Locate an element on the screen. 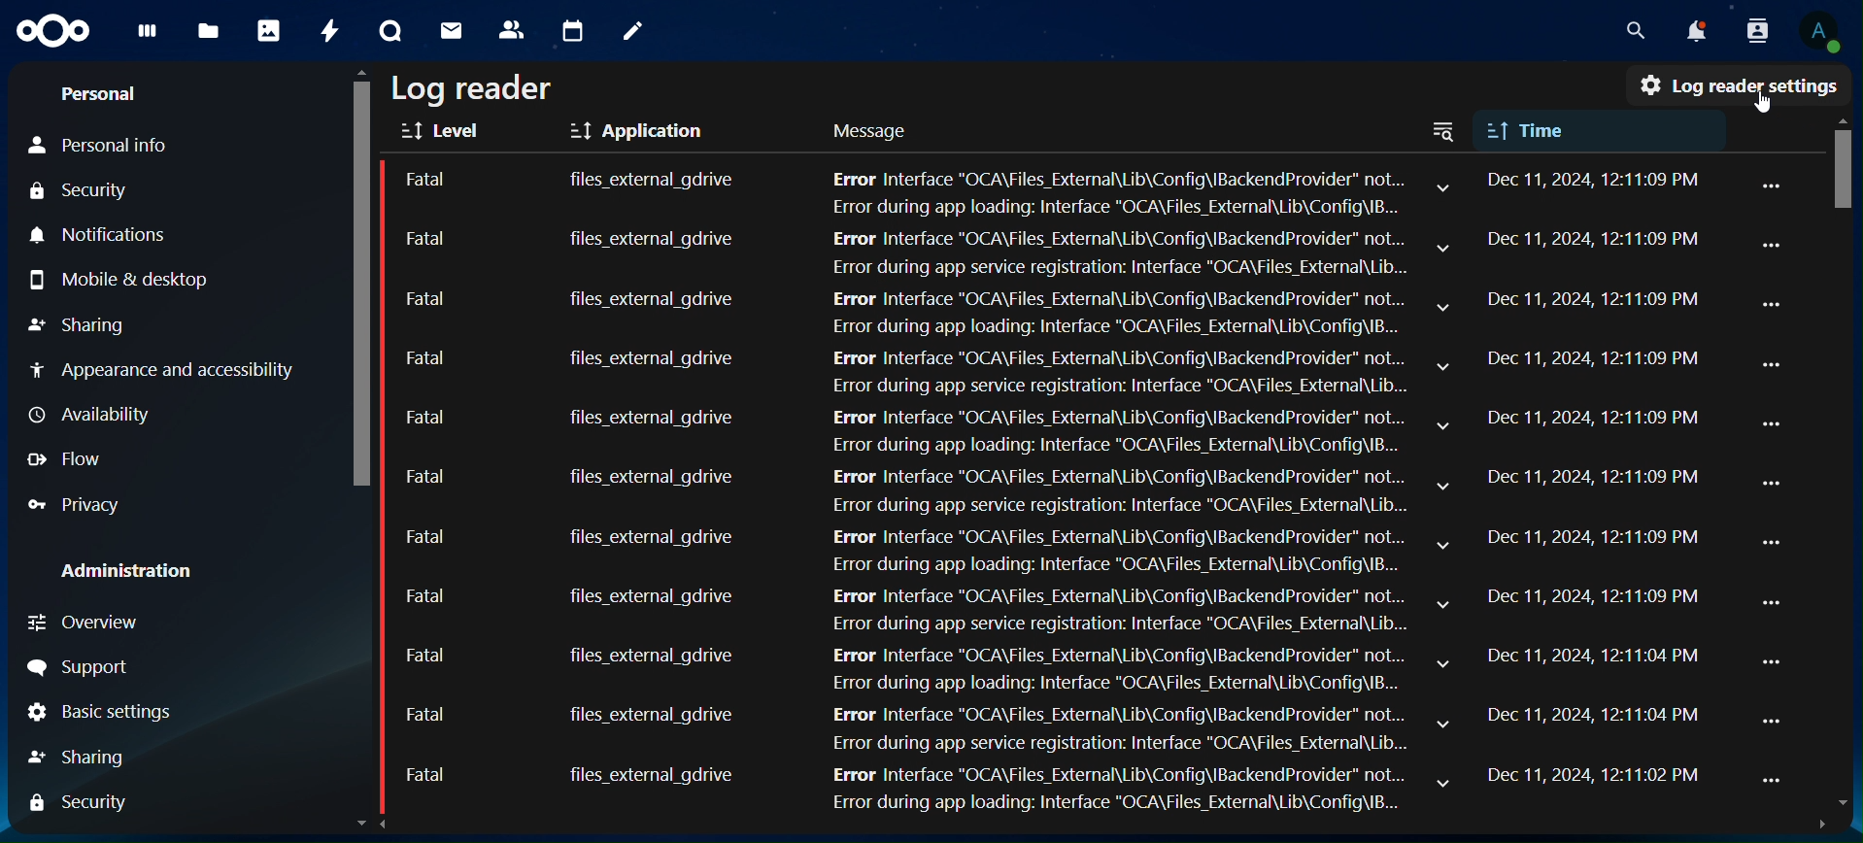  message is located at coordinates (877, 132).